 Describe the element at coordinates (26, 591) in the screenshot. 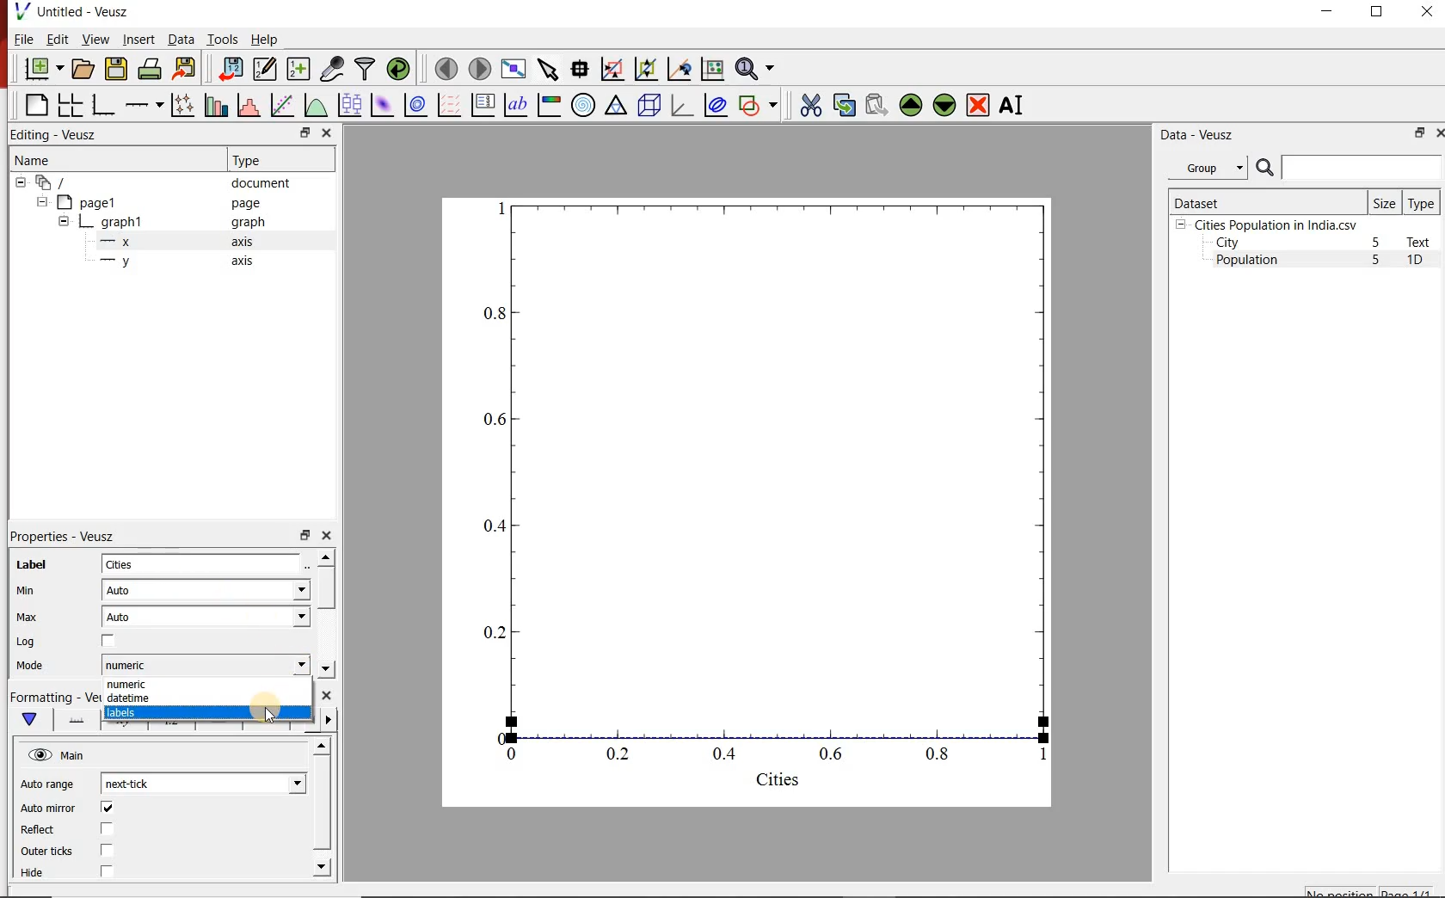

I see `Min` at that location.